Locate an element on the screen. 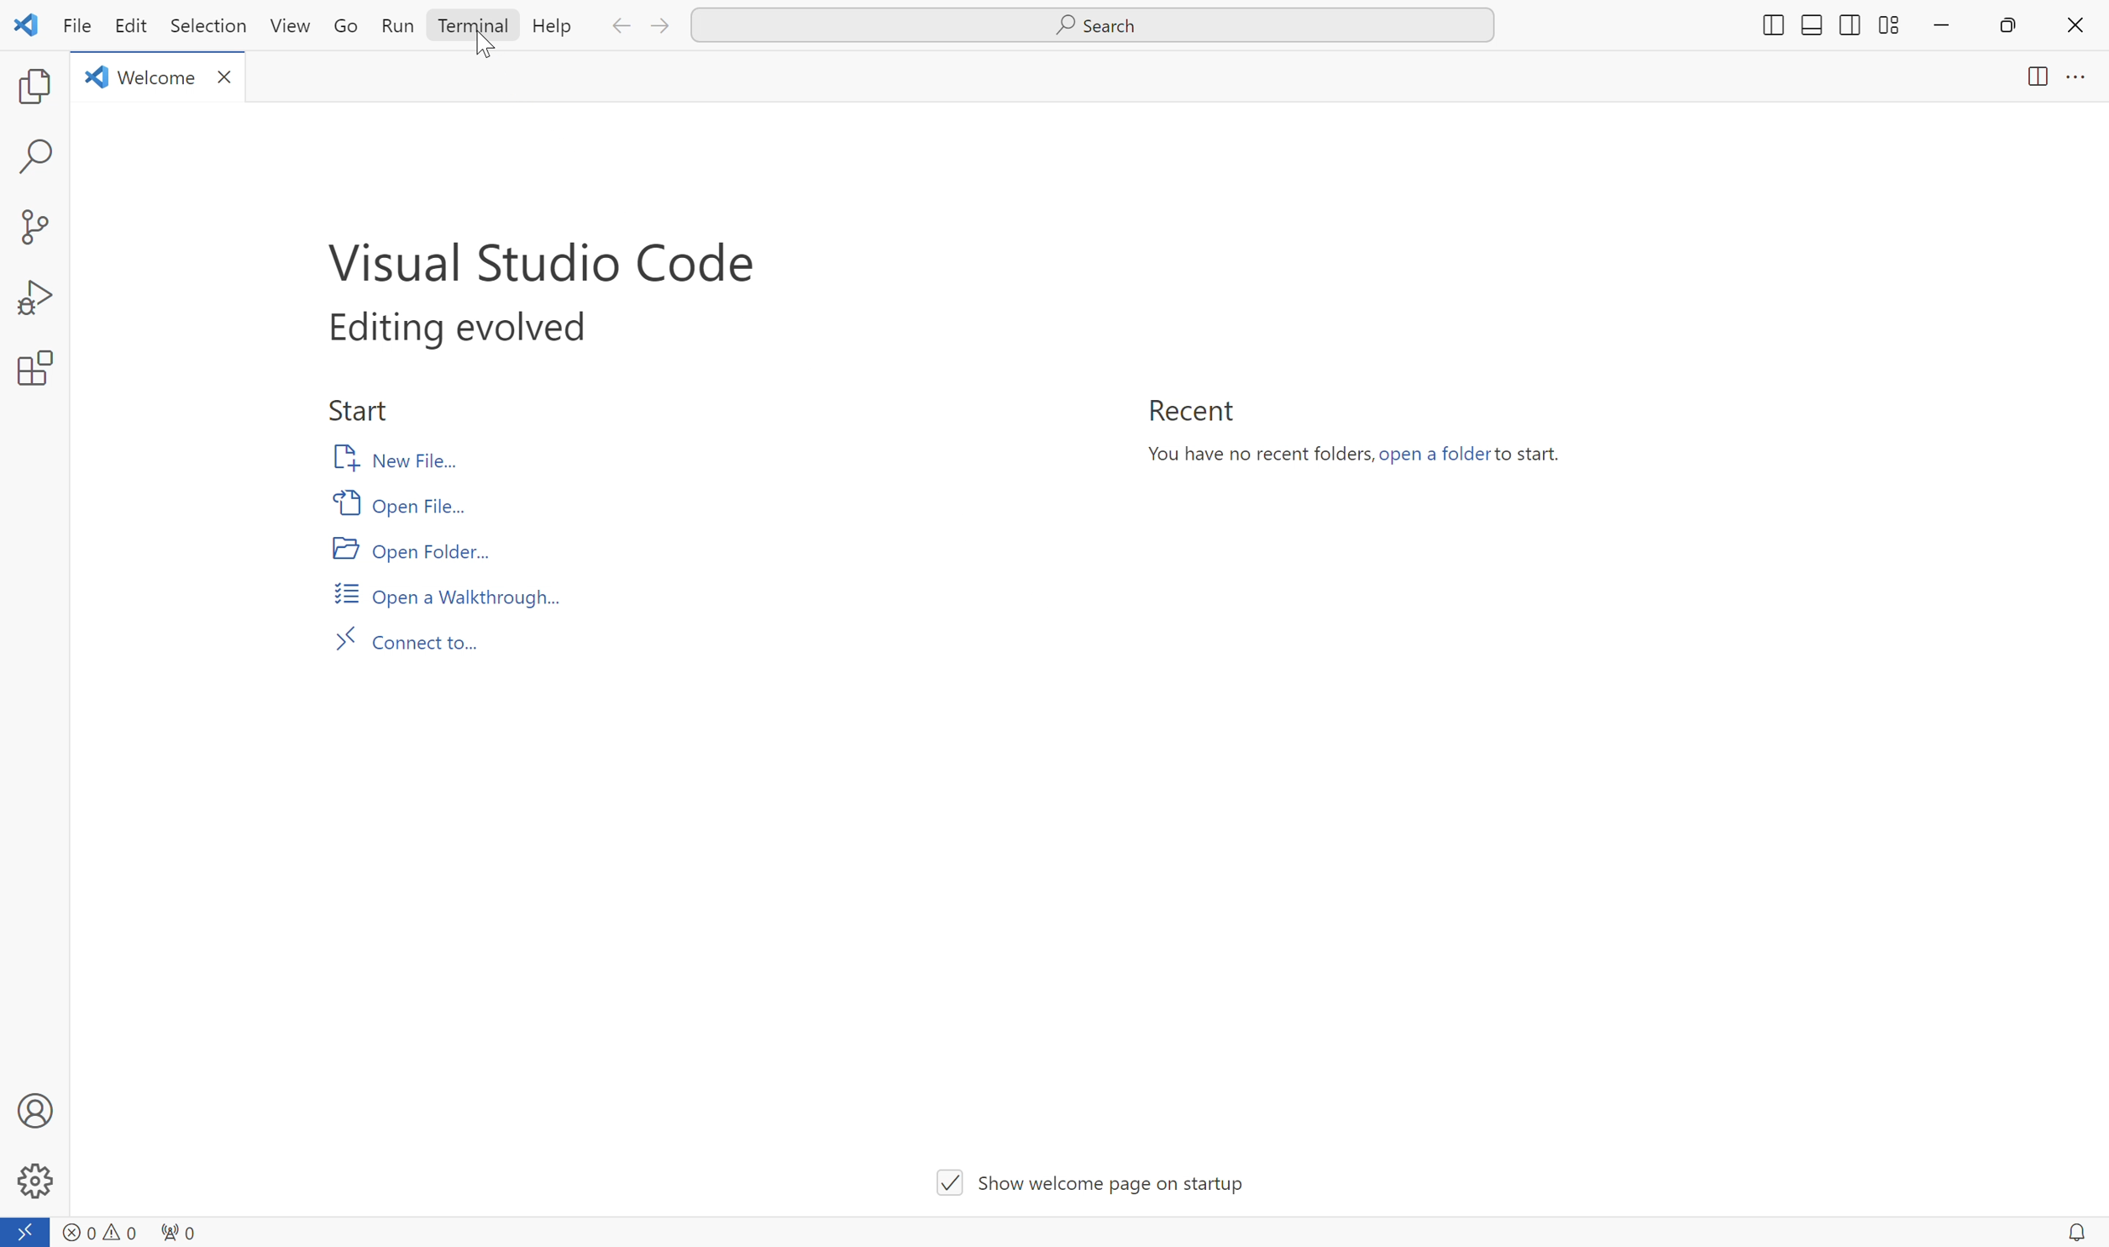  cursor is located at coordinates (489, 47).